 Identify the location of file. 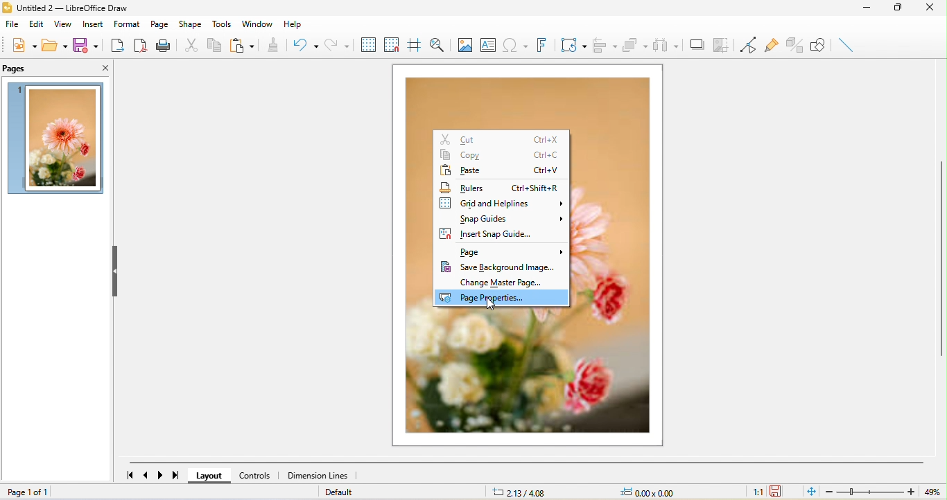
(13, 24).